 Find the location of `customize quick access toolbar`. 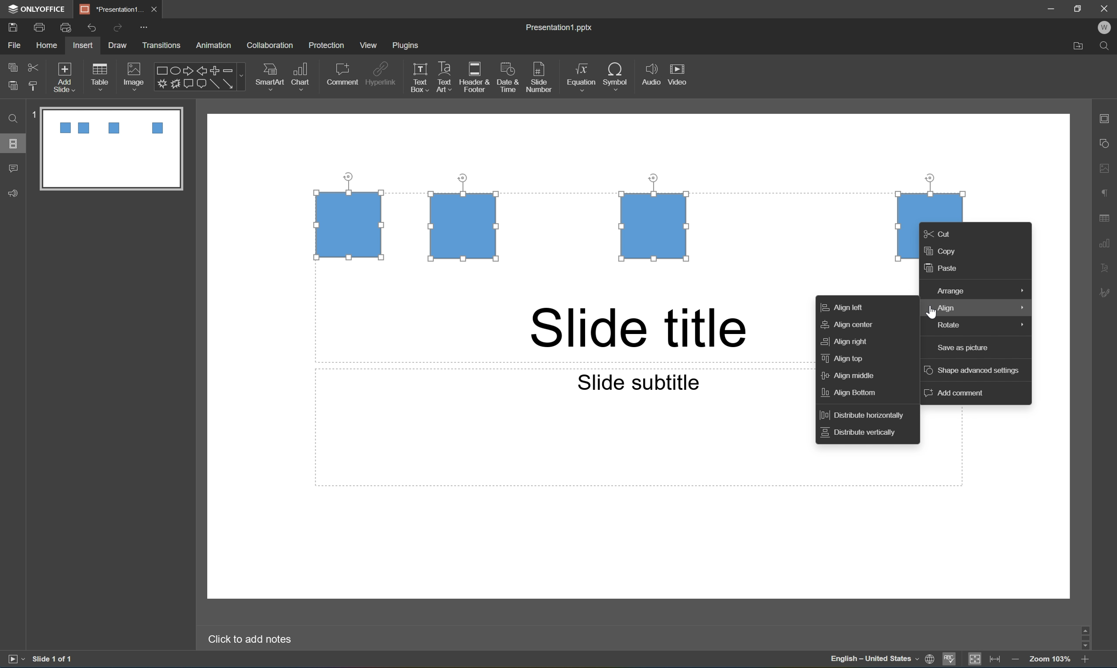

customize quick access toolbar is located at coordinates (144, 27).